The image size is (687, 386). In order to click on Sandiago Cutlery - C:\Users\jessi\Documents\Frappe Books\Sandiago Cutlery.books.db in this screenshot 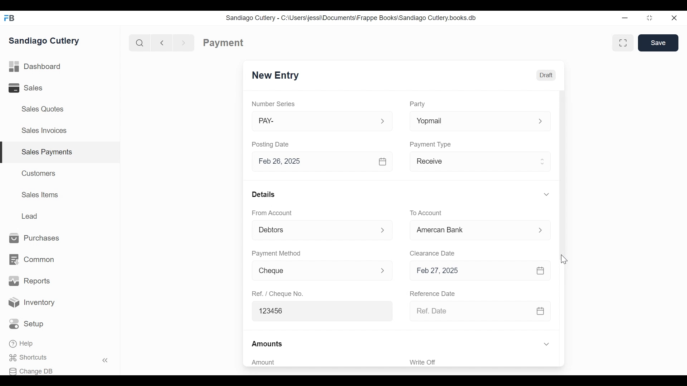, I will do `click(351, 18)`.